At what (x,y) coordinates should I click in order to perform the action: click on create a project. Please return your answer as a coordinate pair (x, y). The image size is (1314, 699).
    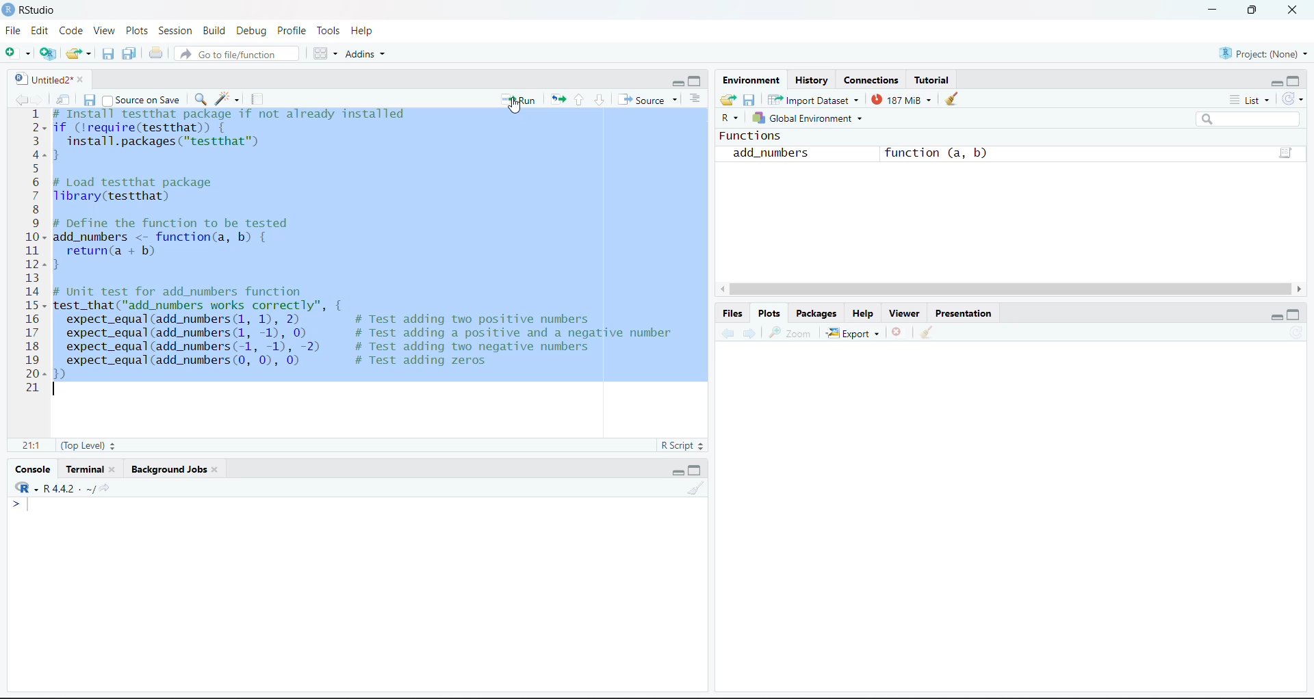
    Looking at the image, I should click on (48, 53).